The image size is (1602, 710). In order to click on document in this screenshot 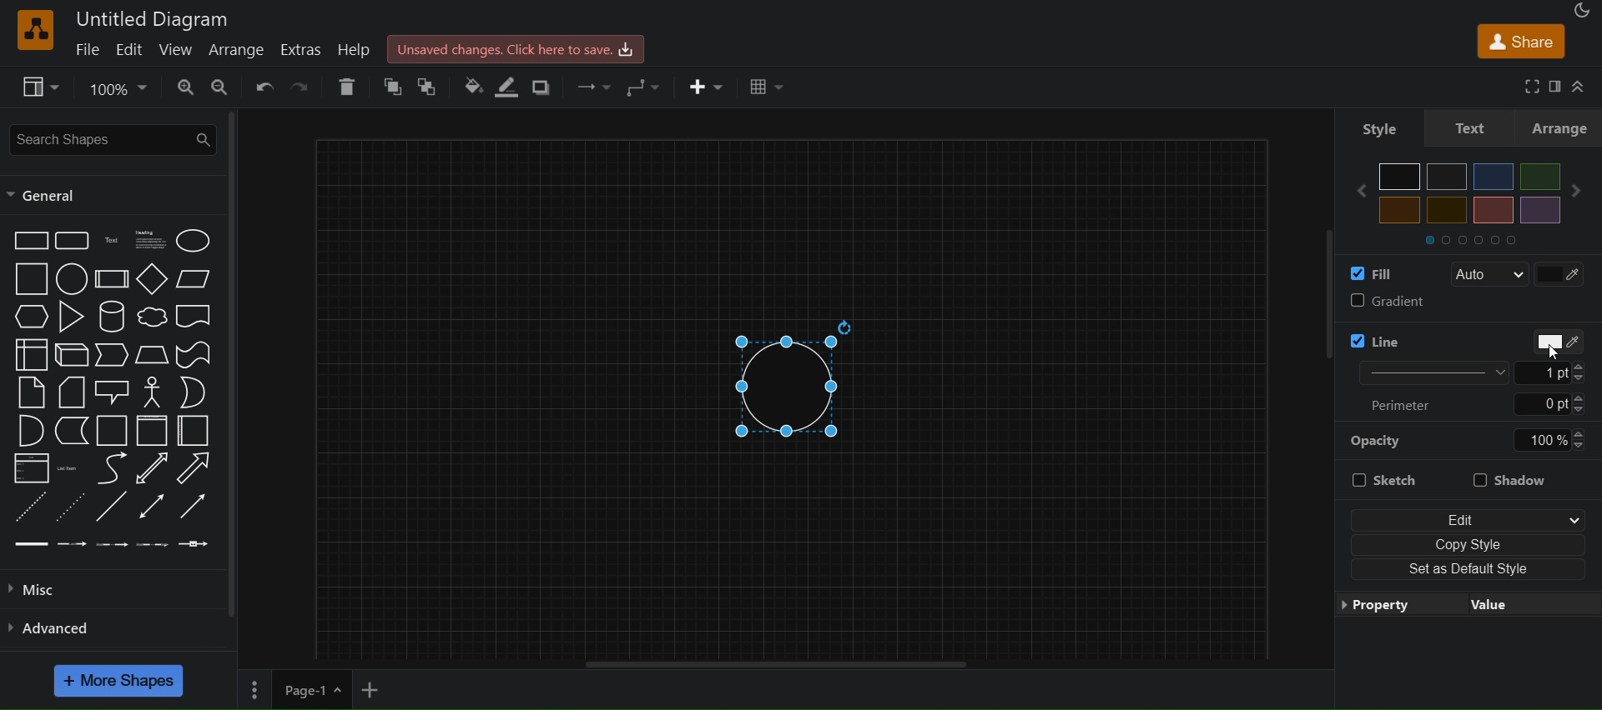, I will do `click(196, 319)`.